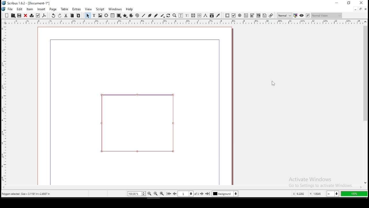 Image resolution: width=369 pixels, height=208 pixels. Describe the element at coordinates (301, 15) in the screenshot. I see `preview mode` at that location.